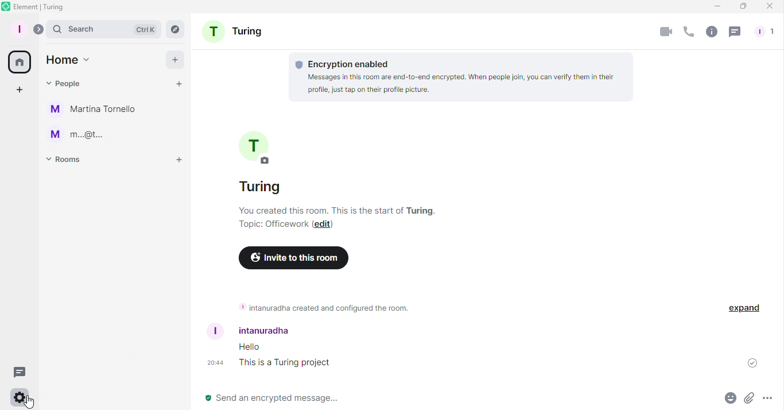  What do you see at coordinates (19, 90) in the screenshot?
I see `Create a space` at bounding box center [19, 90].